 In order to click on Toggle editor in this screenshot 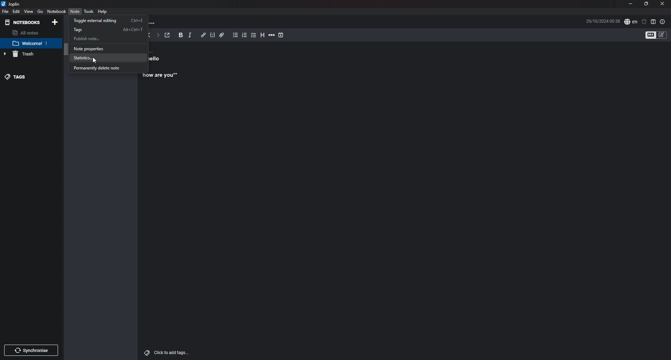, I will do `click(656, 36)`.